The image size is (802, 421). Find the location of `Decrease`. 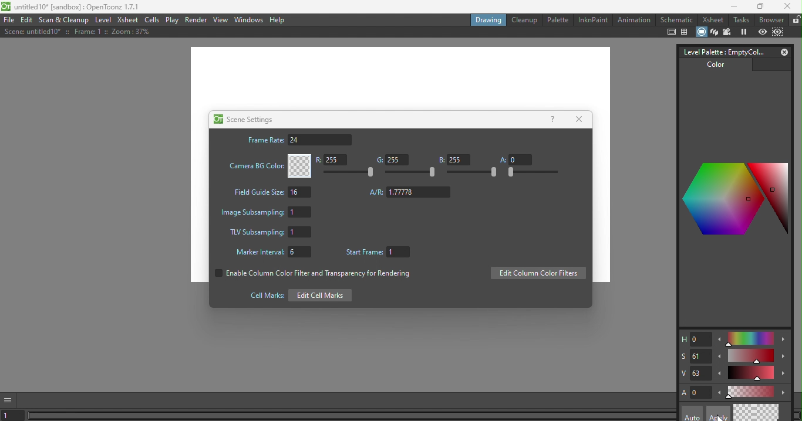

Decrease is located at coordinates (719, 394).